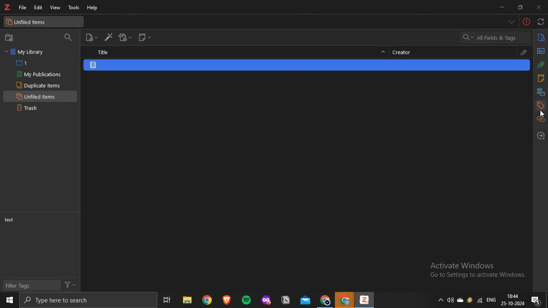 This screenshot has width=548, height=308. I want to click on search, so click(85, 300).